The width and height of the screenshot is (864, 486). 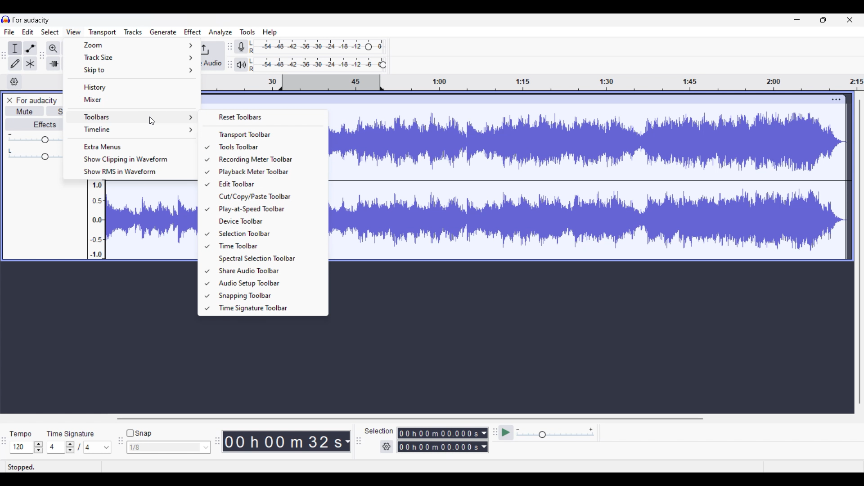 What do you see at coordinates (130, 159) in the screenshot?
I see `Show clipping in waveform` at bounding box center [130, 159].